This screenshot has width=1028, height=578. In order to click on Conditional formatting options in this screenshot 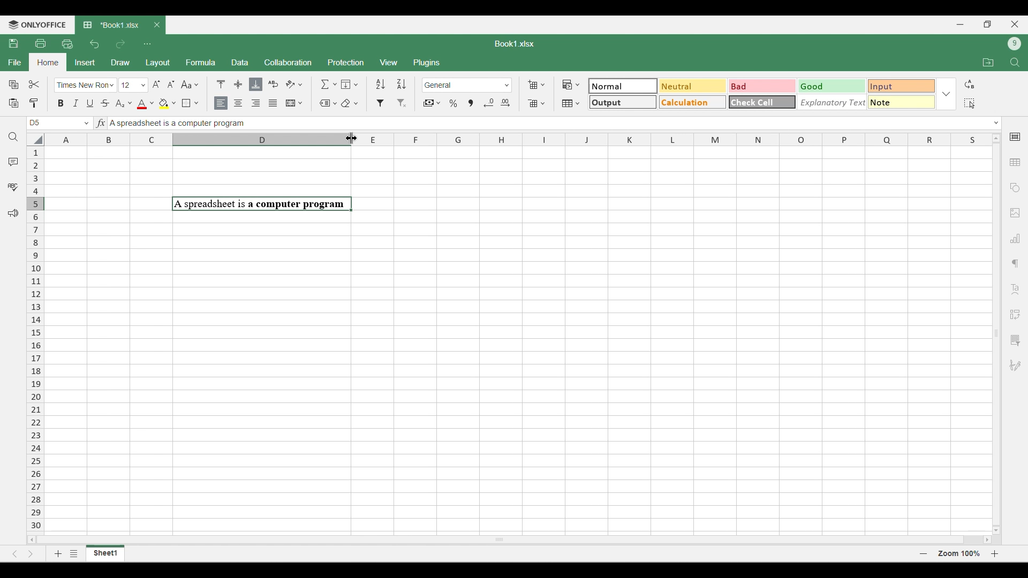, I will do `click(571, 85)`.